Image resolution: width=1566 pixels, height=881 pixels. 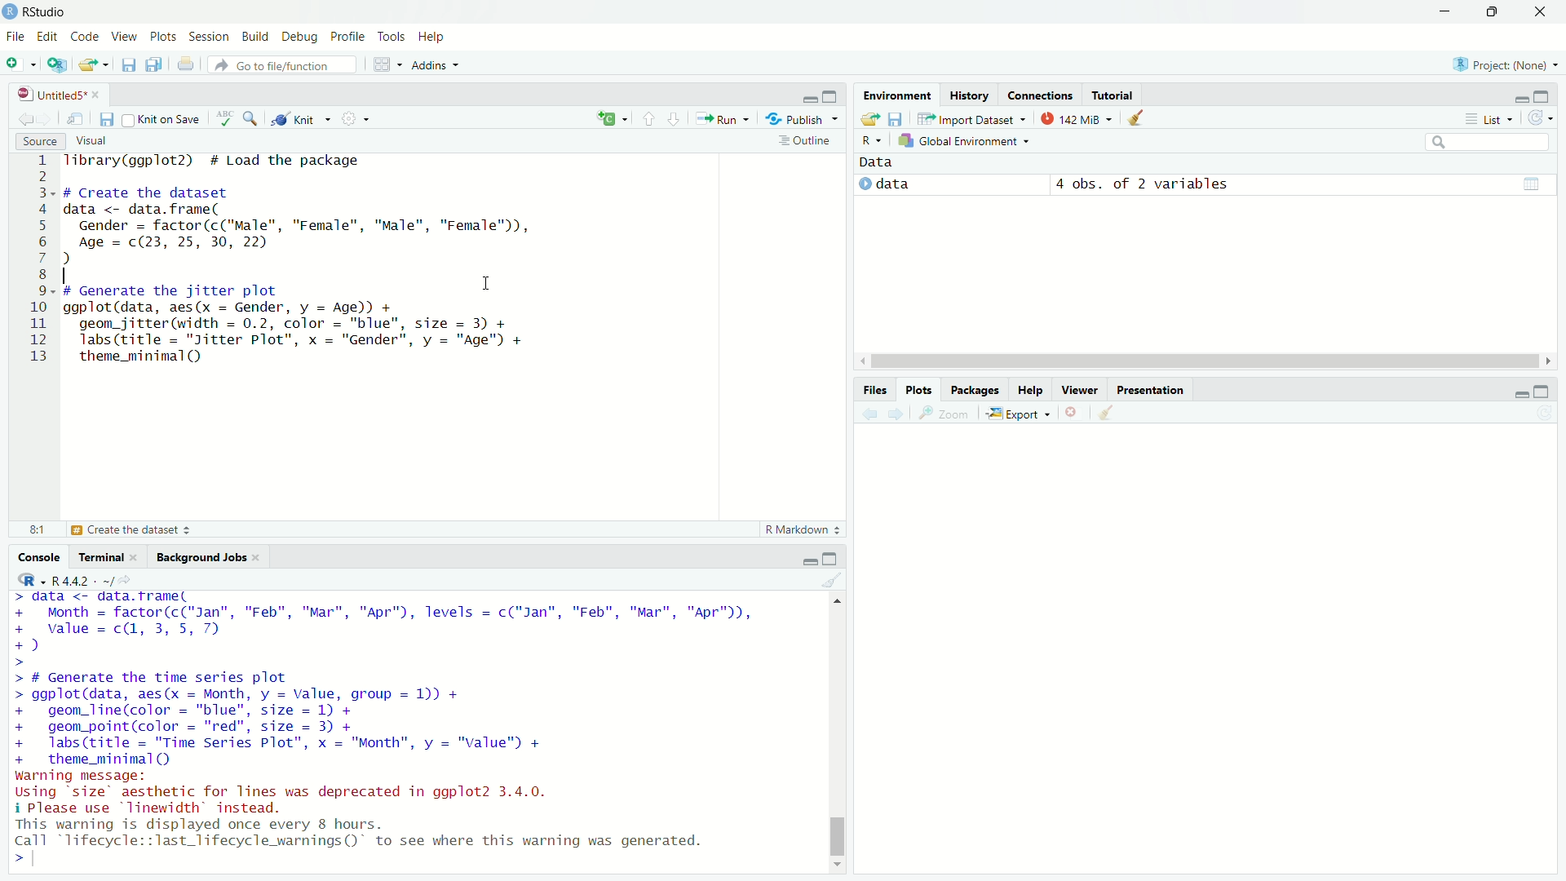 What do you see at coordinates (1533, 183) in the screenshot?
I see `table` at bounding box center [1533, 183].